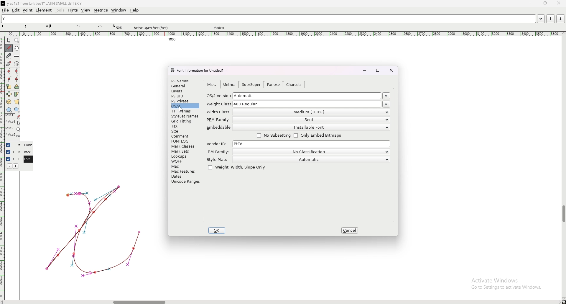 This screenshot has width=566, height=304. What do you see at coordinates (386, 96) in the screenshot?
I see `os/2 versions` at bounding box center [386, 96].